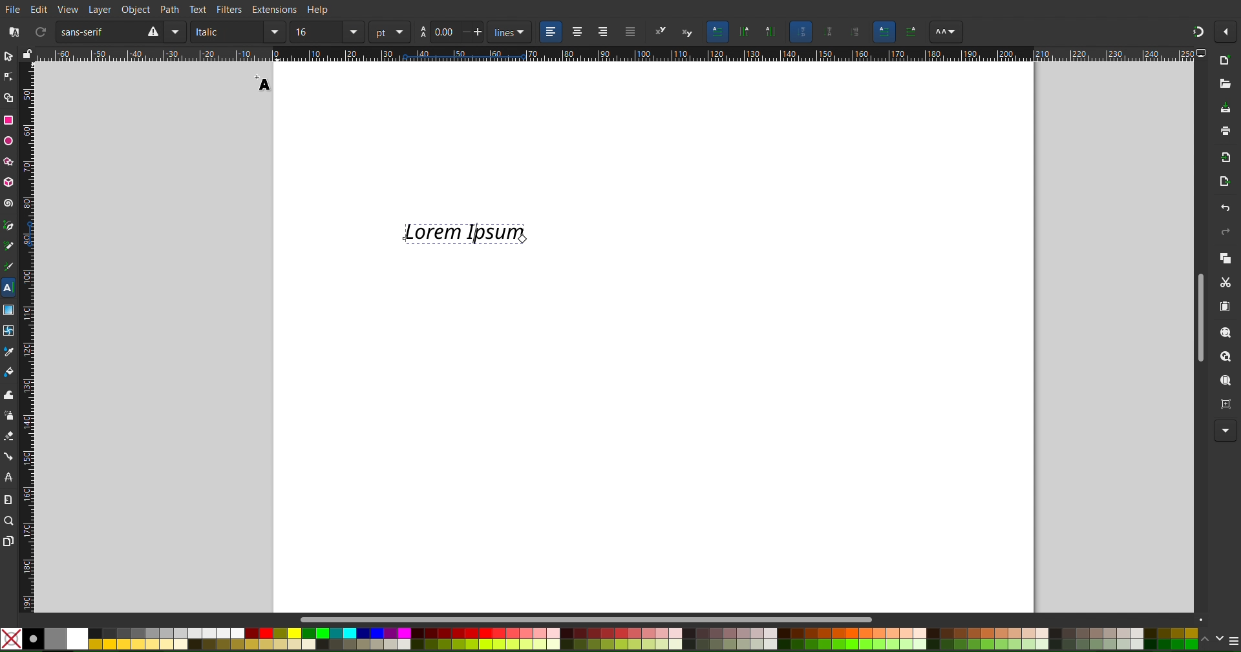 Image resolution: width=1241 pixels, height=652 pixels. Describe the element at coordinates (513, 33) in the screenshot. I see `unit` at that location.